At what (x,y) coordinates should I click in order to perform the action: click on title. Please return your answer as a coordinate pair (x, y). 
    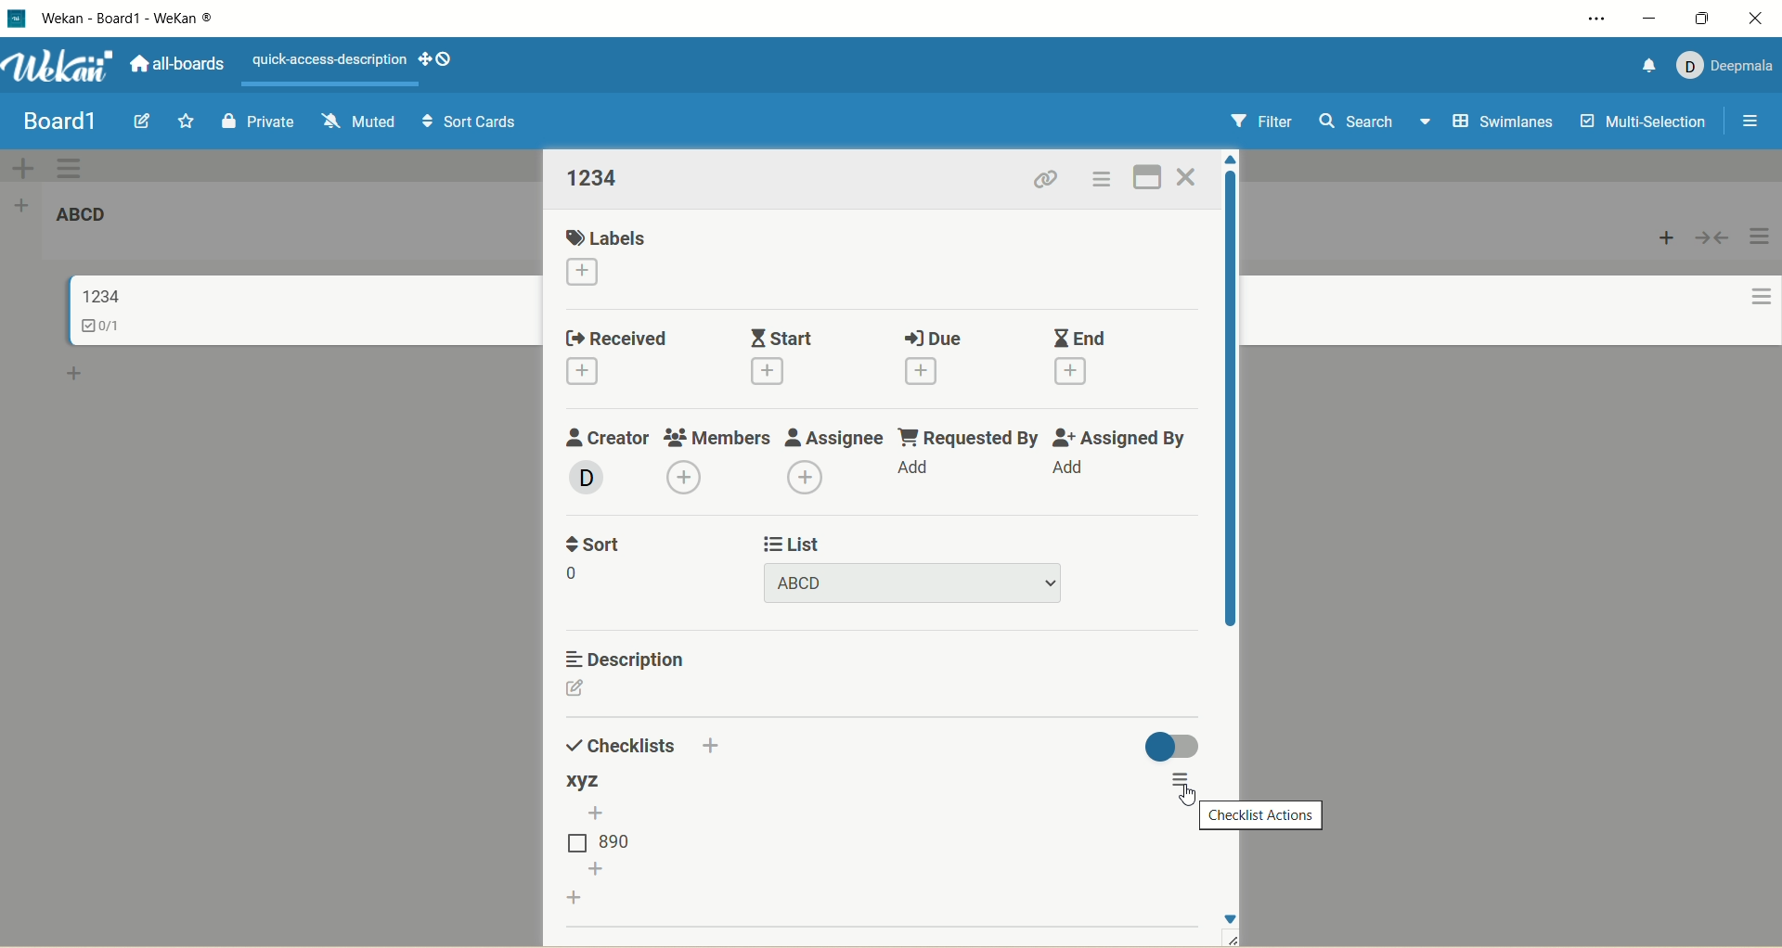
    Looking at the image, I should click on (147, 18).